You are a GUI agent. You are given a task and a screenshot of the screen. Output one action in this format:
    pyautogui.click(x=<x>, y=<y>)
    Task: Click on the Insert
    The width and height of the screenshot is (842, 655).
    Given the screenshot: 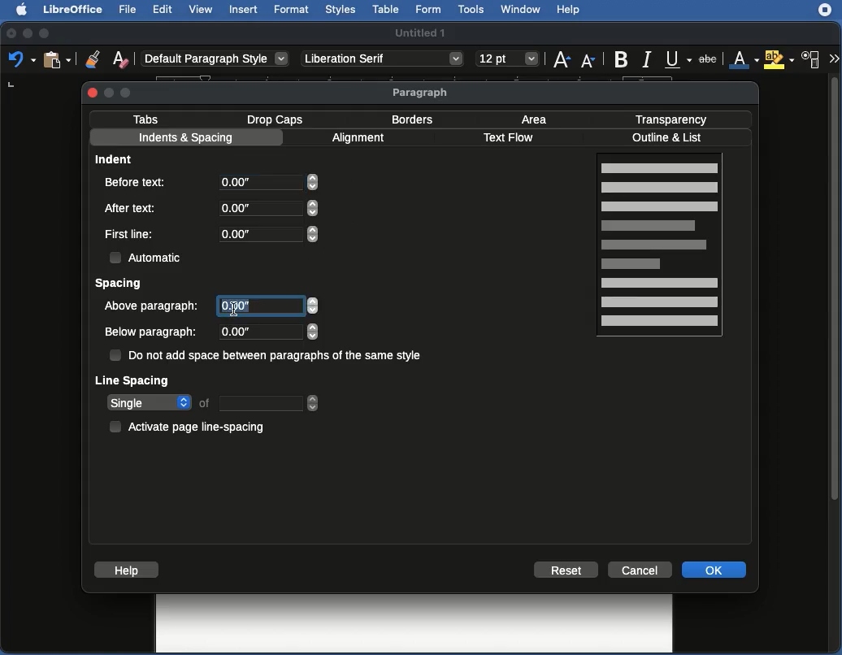 What is the action you would take?
    pyautogui.click(x=243, y=9)
    